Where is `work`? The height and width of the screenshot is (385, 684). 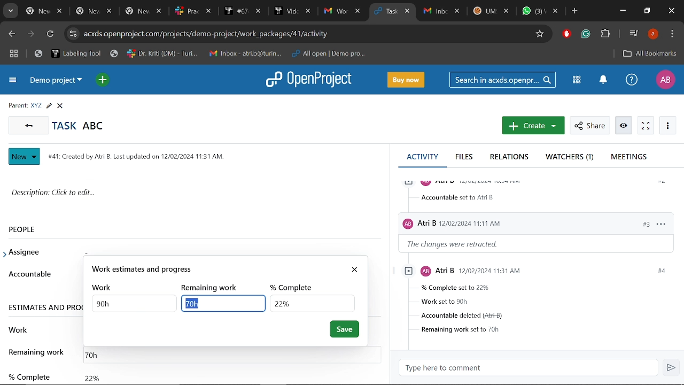
work is located at coordinates (104, 287).